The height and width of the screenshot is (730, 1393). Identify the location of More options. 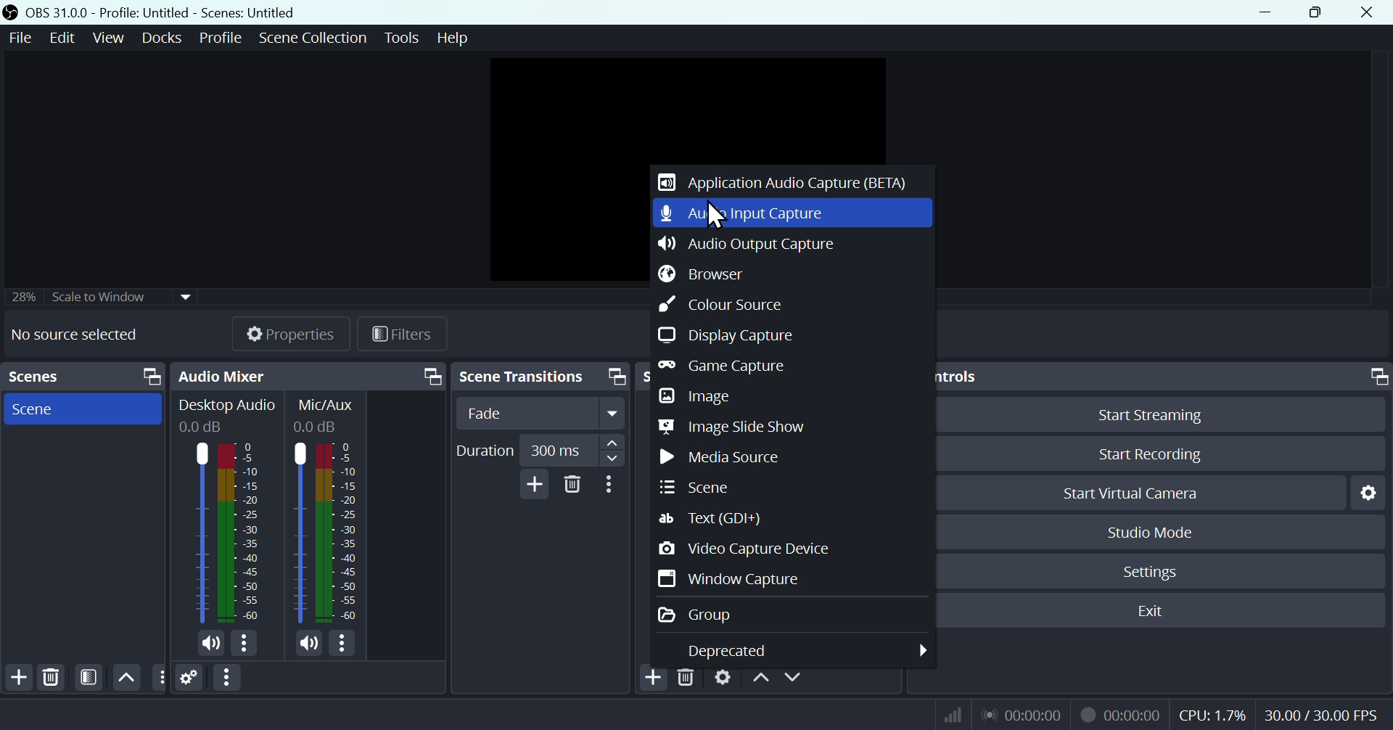
(229, 678).